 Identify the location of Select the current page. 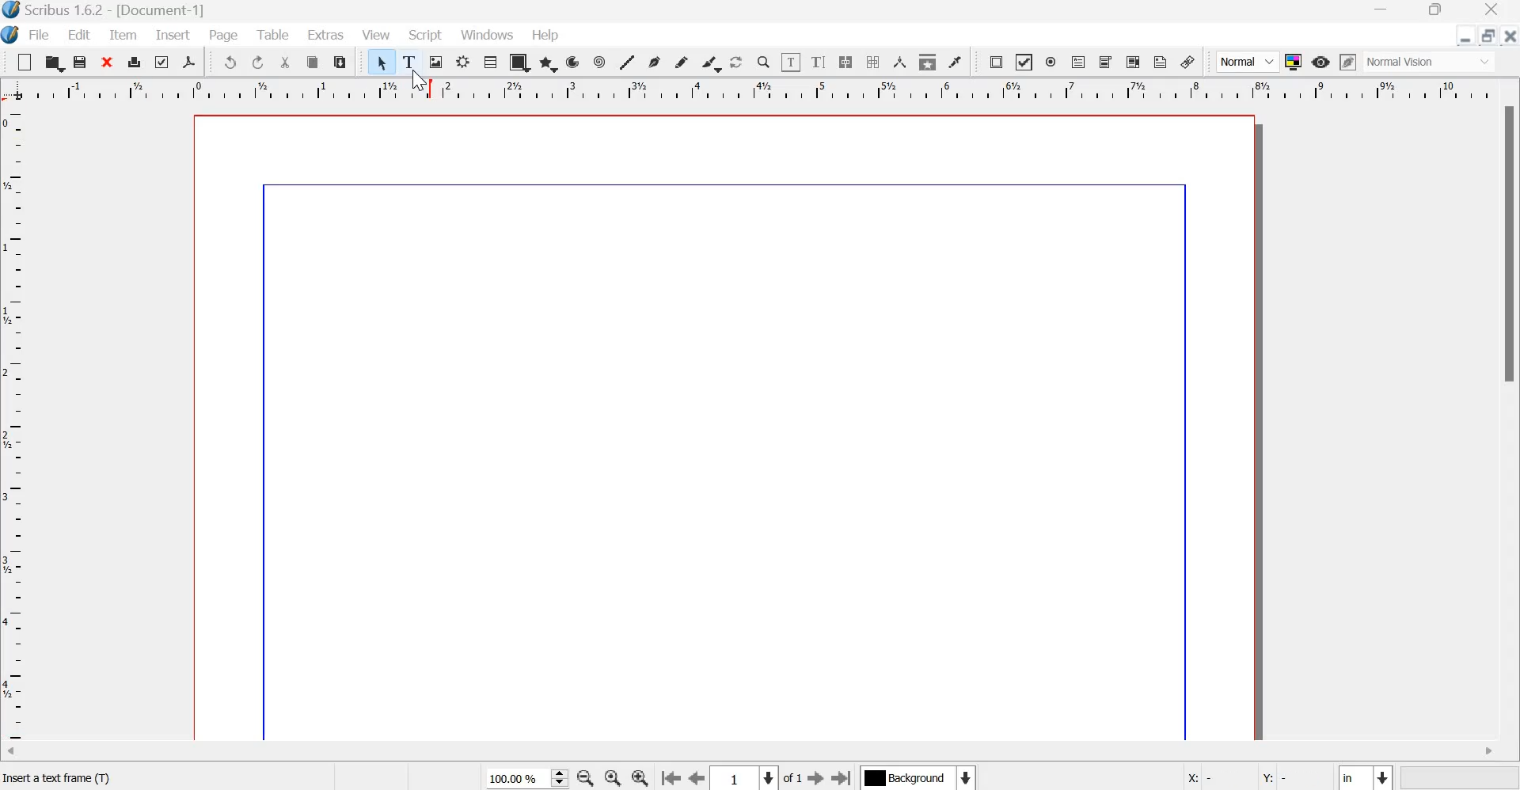
(745, 778).